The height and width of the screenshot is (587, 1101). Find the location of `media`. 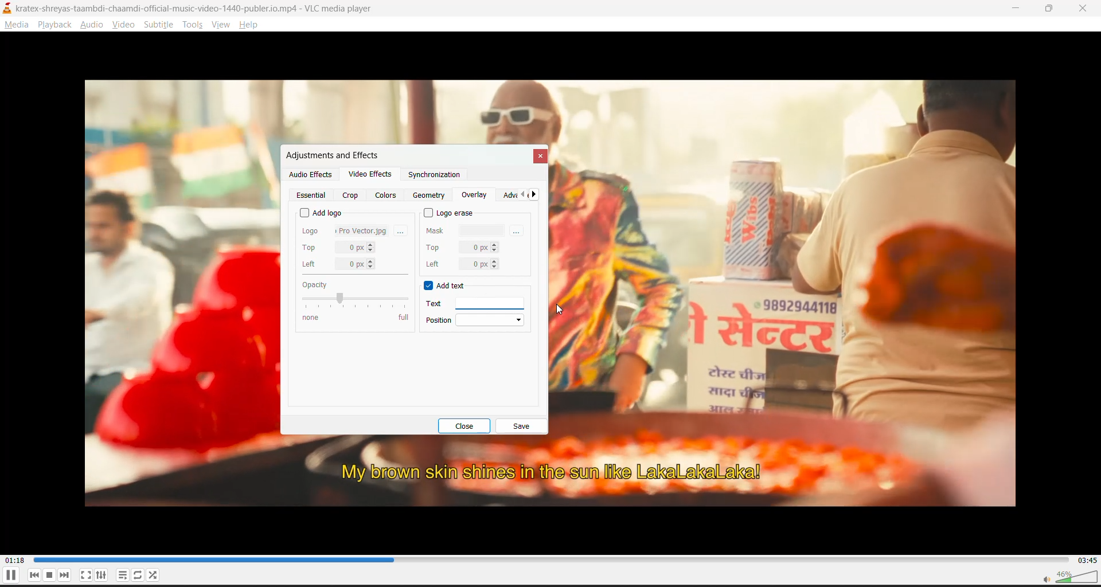

media is located at coordinates (18, 27).